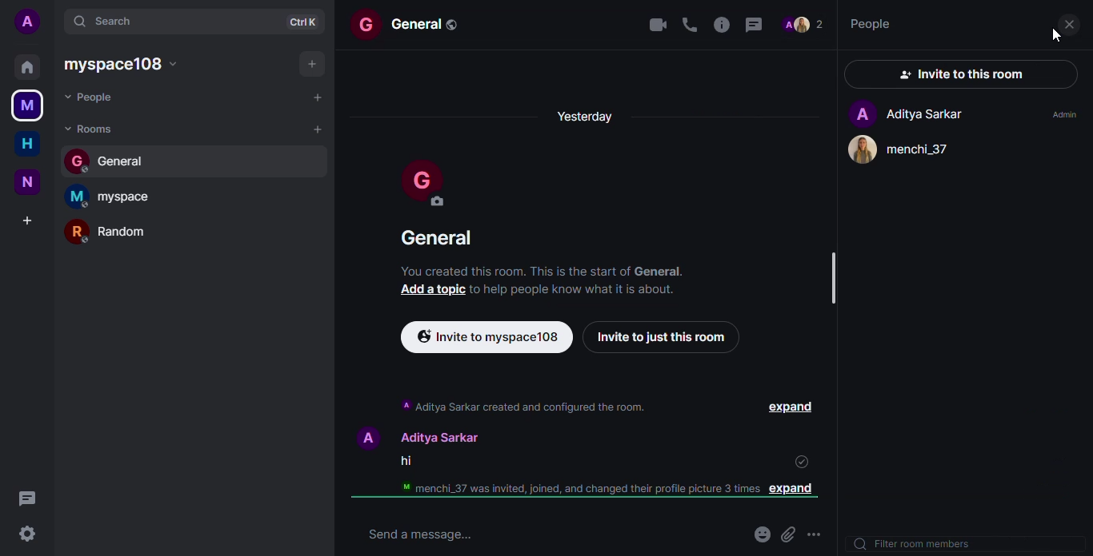  Describe the element at coordinates (579, 489) in the screenshot. I see `™ menchi_37 was invited, joined, and changed their profile picture 3 times` at that location.